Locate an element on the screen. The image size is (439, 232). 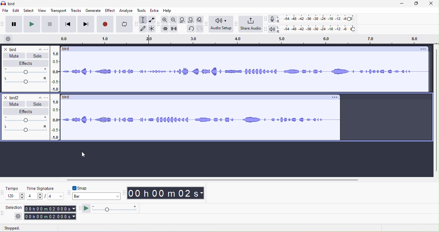
trim audio outside selection is located at coordinates (166, 29).